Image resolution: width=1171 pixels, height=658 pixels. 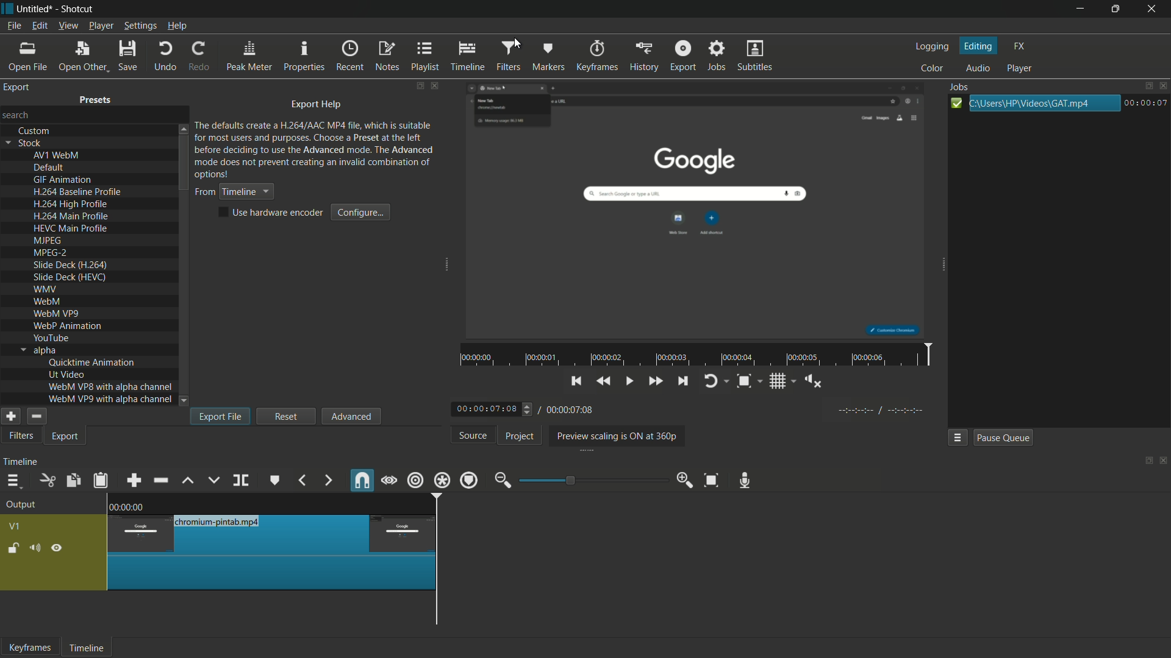 What do you see at coordinates (961, 87) in the screenshot?
I see `jobs` at bounding box center [961, 87].